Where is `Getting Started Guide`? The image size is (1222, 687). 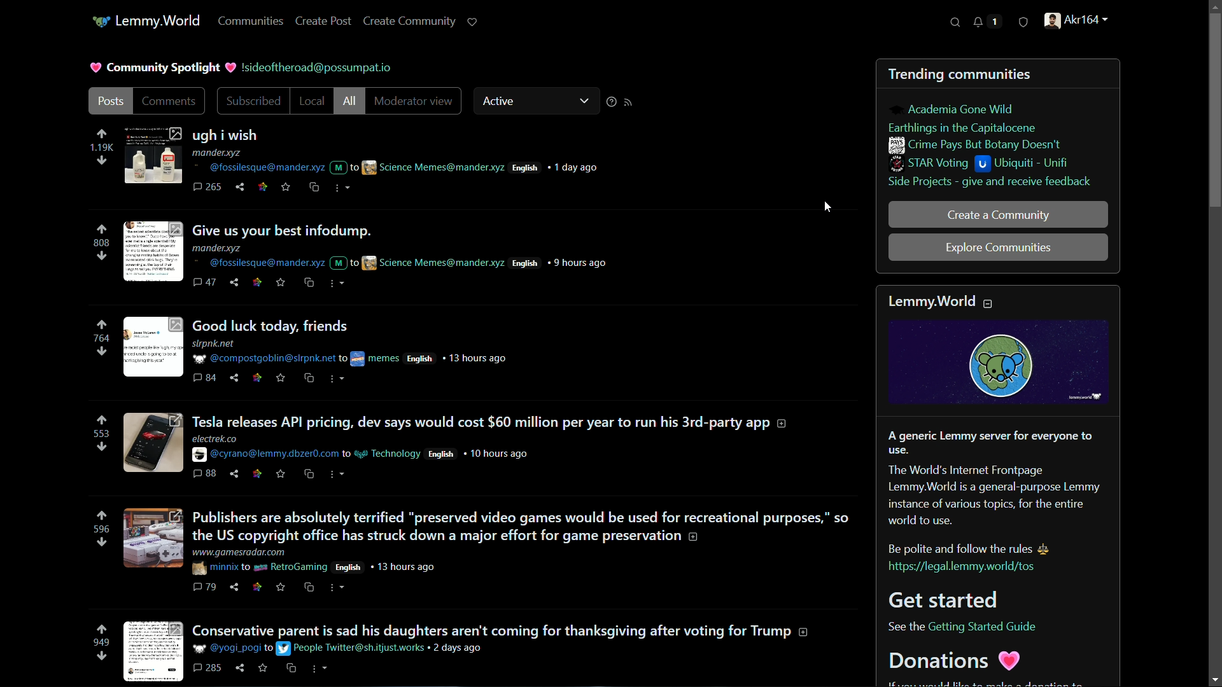
Getting Started Guide is located at coordinates (983, 627).